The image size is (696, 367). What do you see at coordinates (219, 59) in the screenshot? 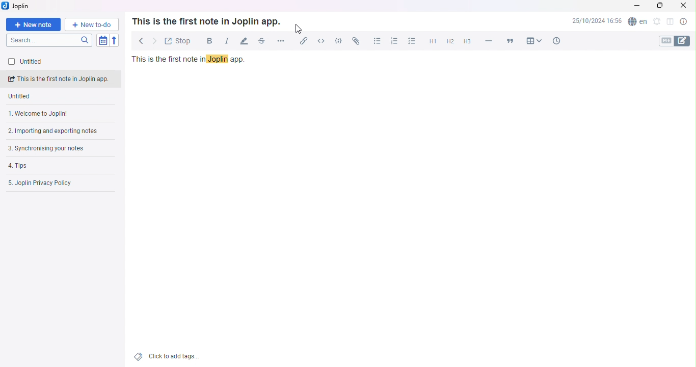
I see `Highlighted text` at bounding box center [219, 59].